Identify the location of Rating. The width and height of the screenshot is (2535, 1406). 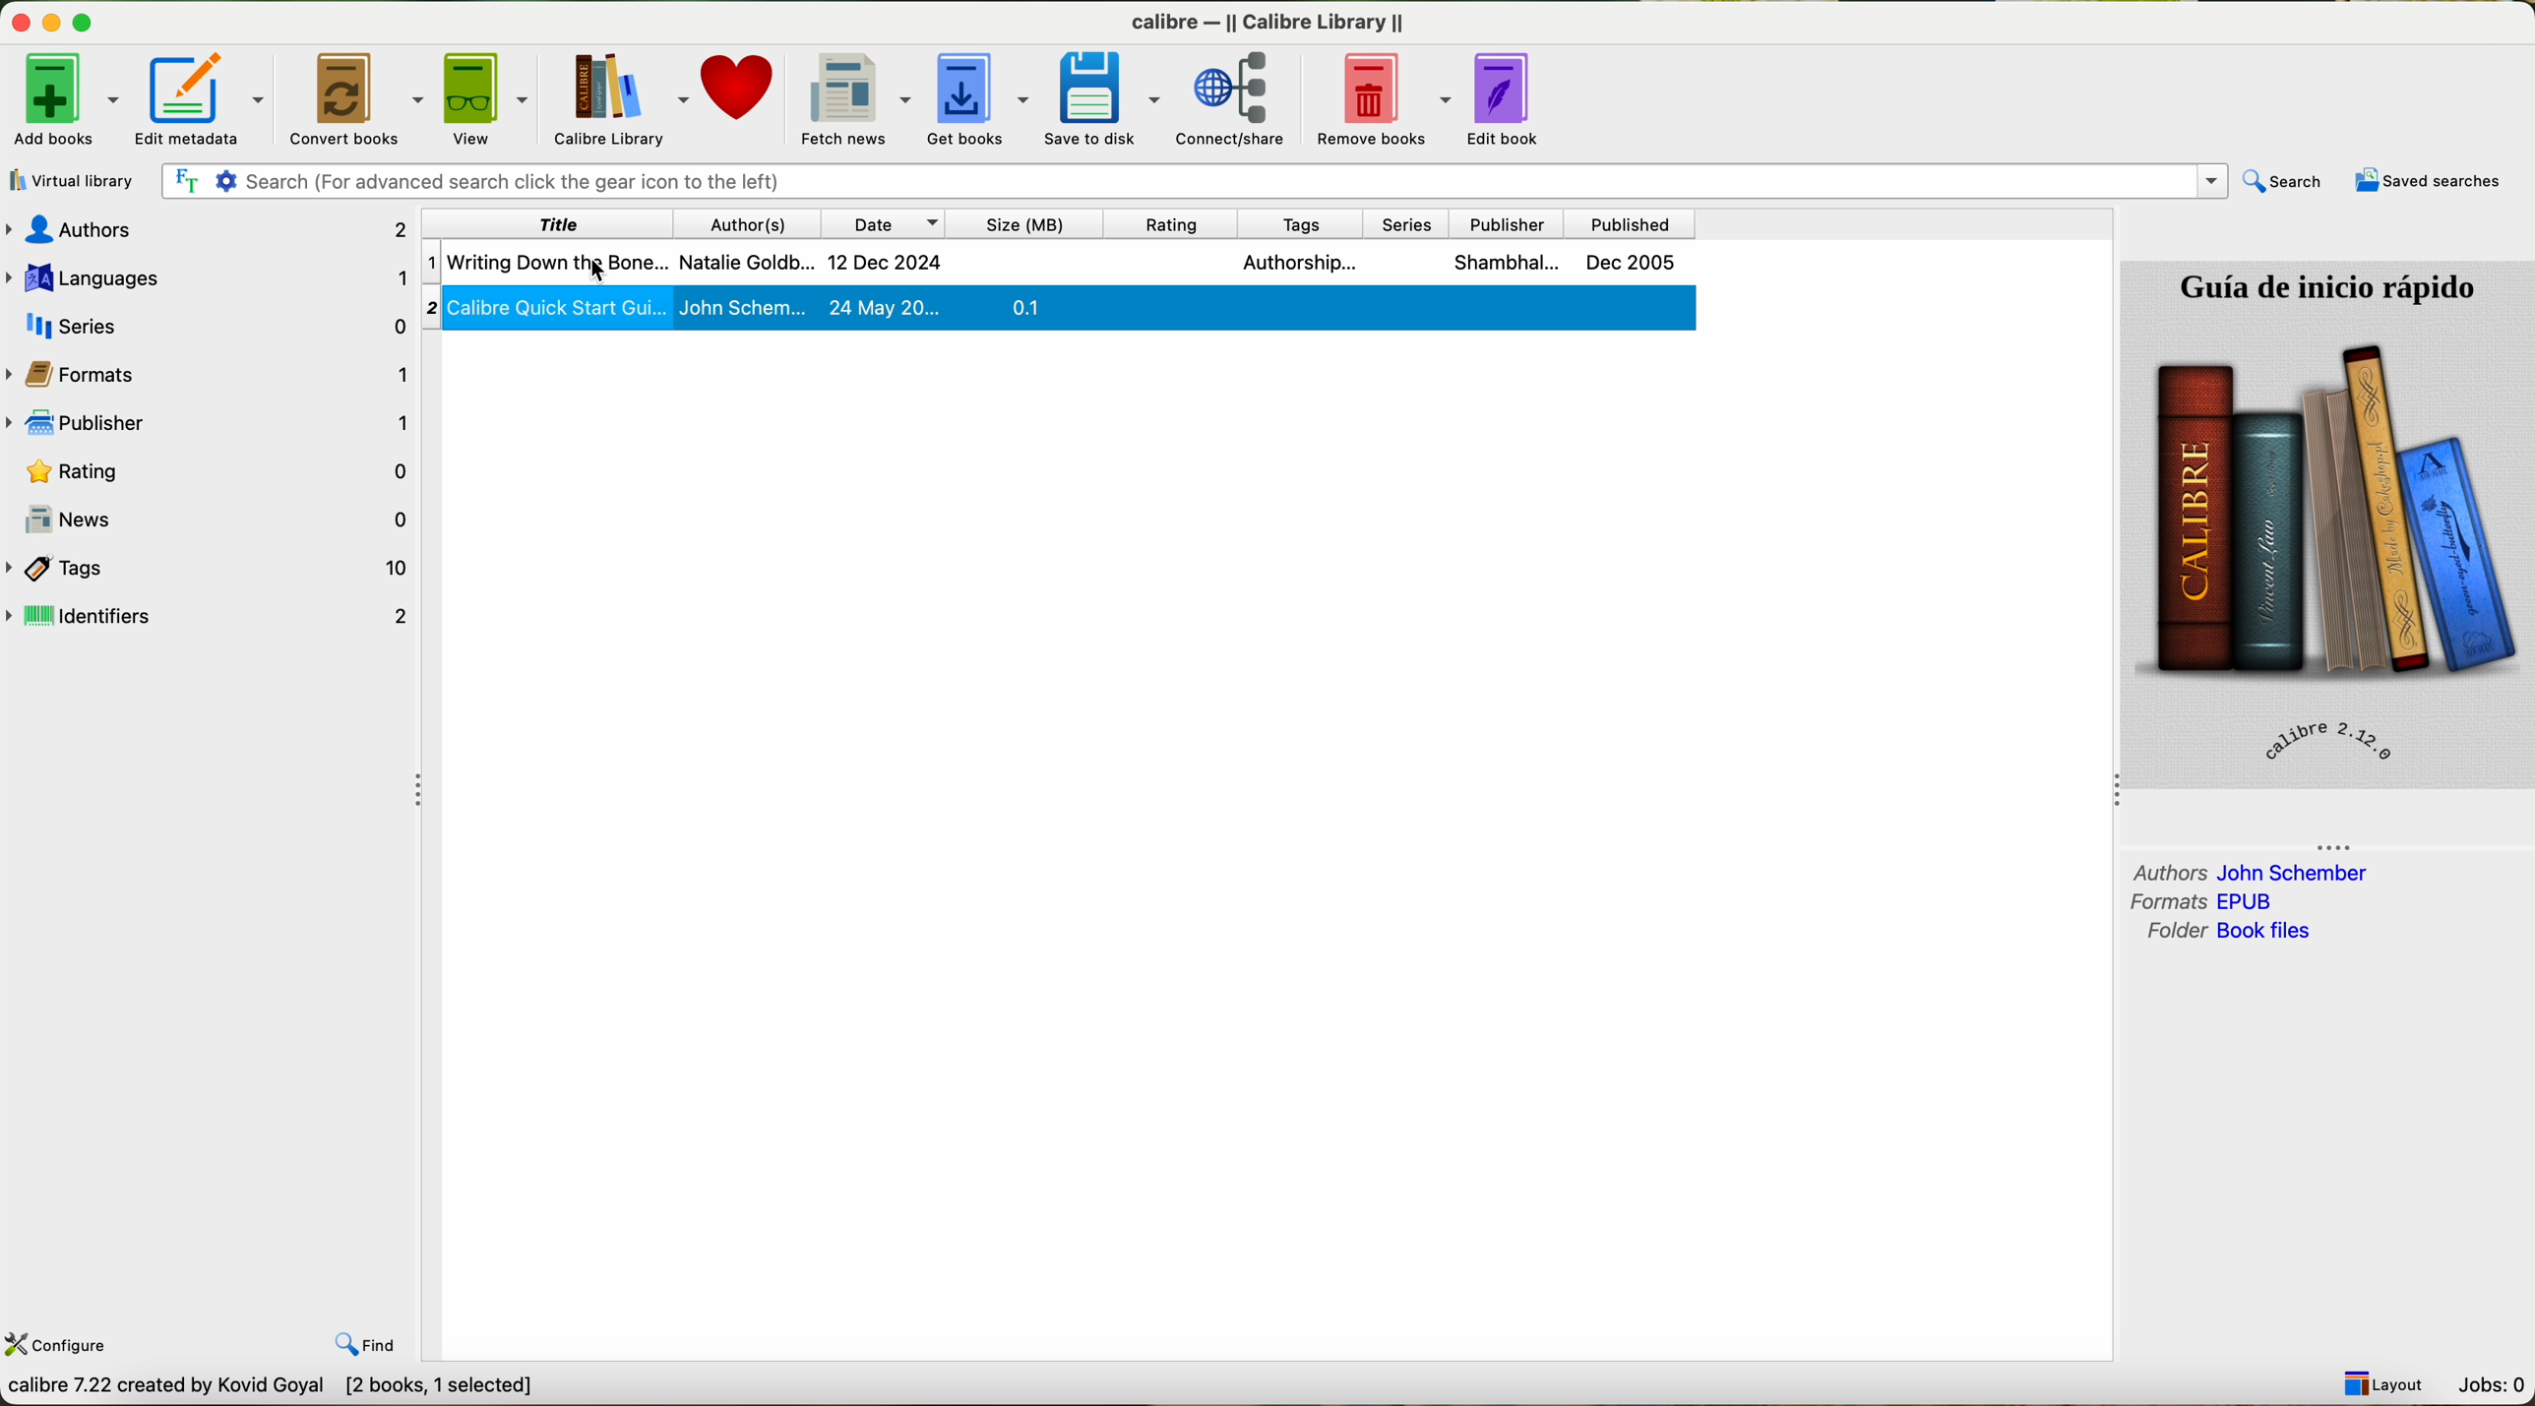
(221, 475).